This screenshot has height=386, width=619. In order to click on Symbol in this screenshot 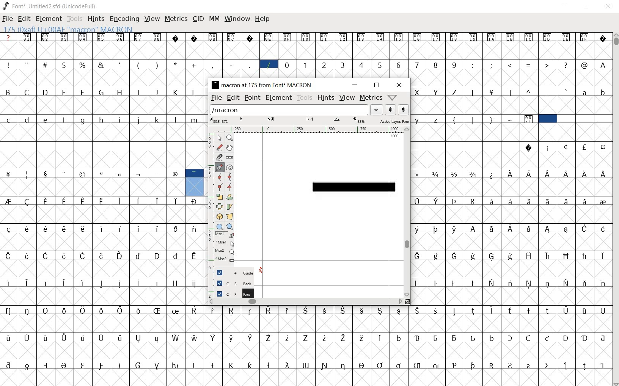, I will do `click(510, 283)`.